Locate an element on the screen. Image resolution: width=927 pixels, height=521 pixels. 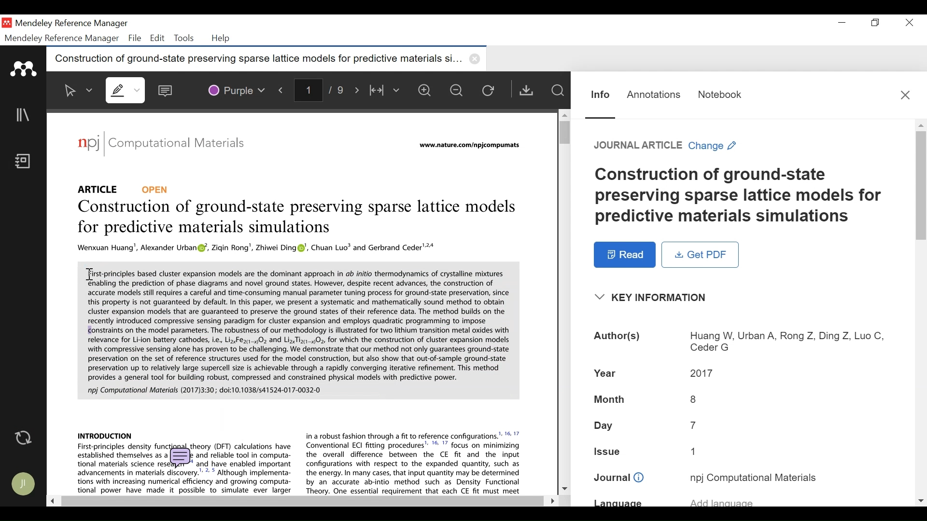
comment is located at coordinates (182, 458).